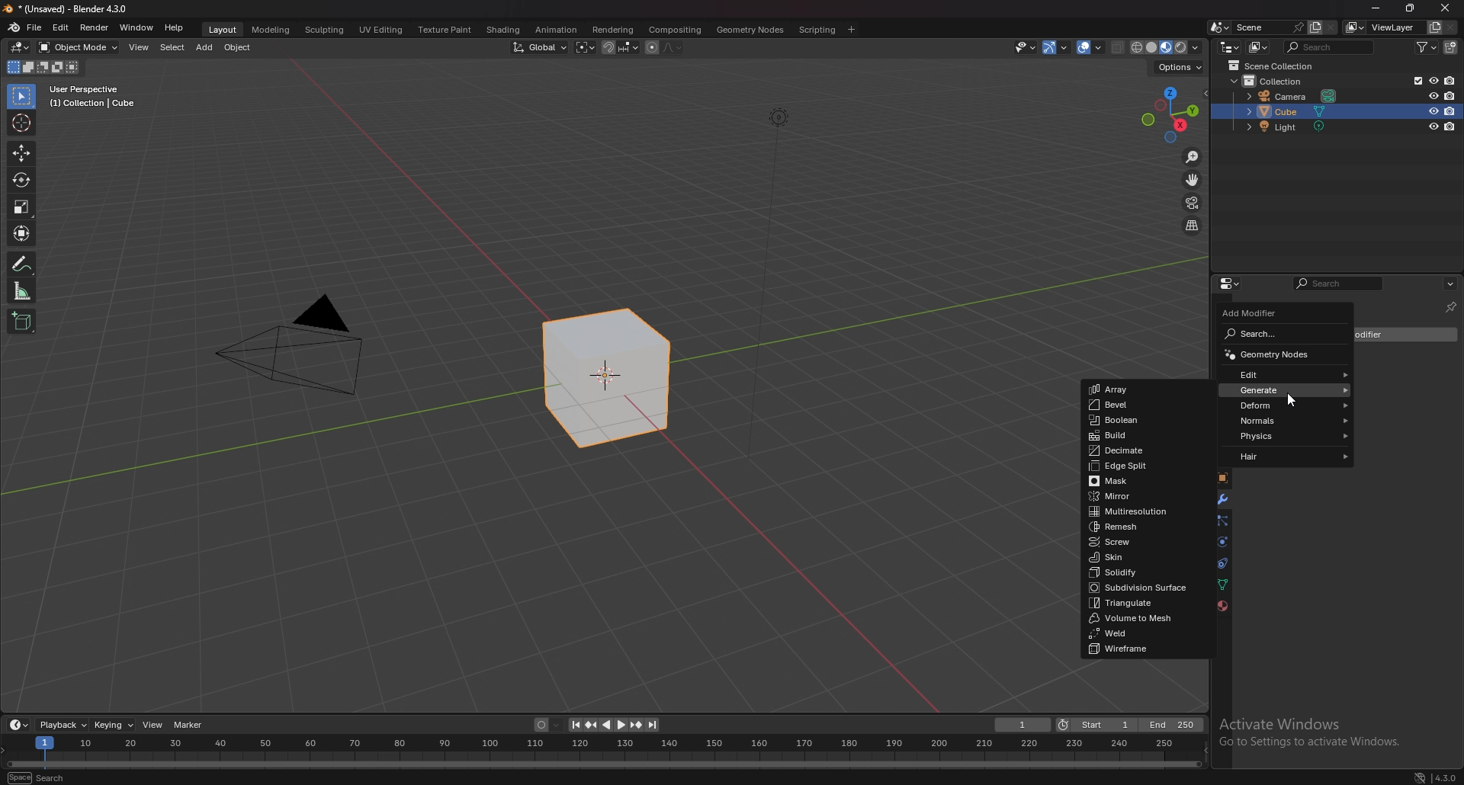 The width and height of the screenshot is (1464, 785). I want to click on object mode, so click(79, 46).